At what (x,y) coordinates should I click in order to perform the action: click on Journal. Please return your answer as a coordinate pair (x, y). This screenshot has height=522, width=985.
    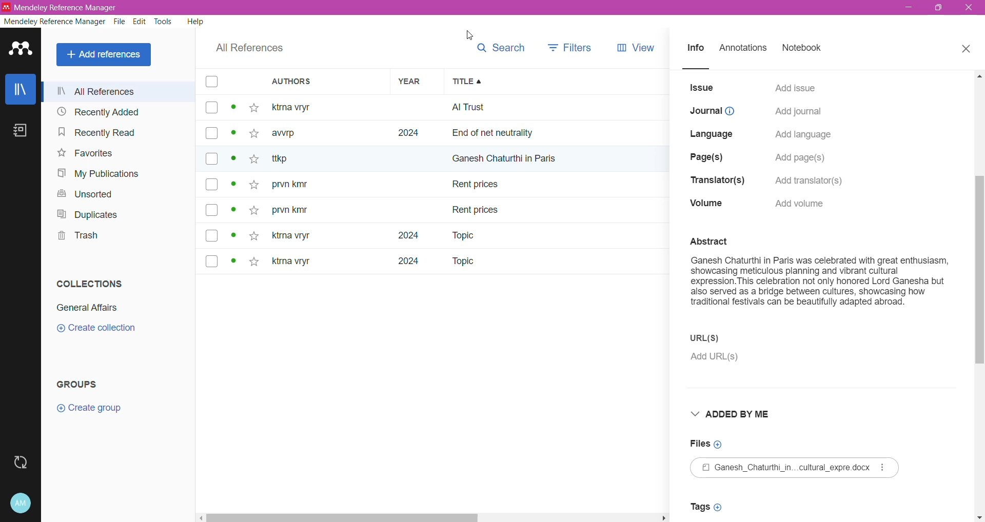
    Looking at the image, I should click on (713, 111).